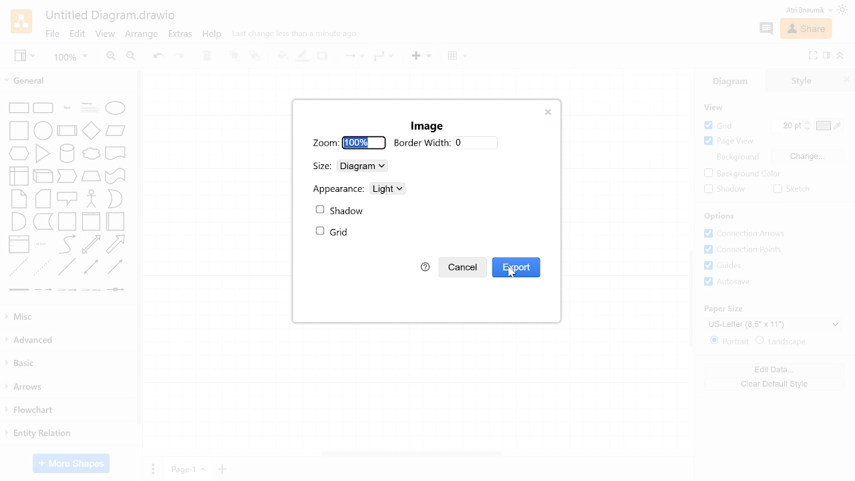  Describe the element at coordinates (840, 56) in the screenshot. I see `Collapse` at that location.